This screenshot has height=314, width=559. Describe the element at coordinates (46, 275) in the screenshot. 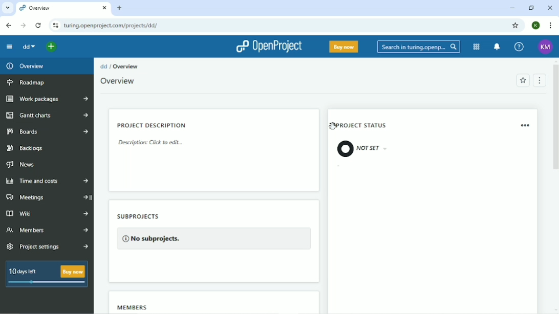

I see `10 days left` at that location.